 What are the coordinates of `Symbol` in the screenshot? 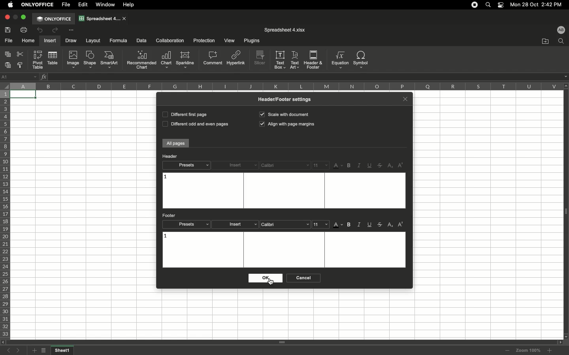 It's located at (362, 60).